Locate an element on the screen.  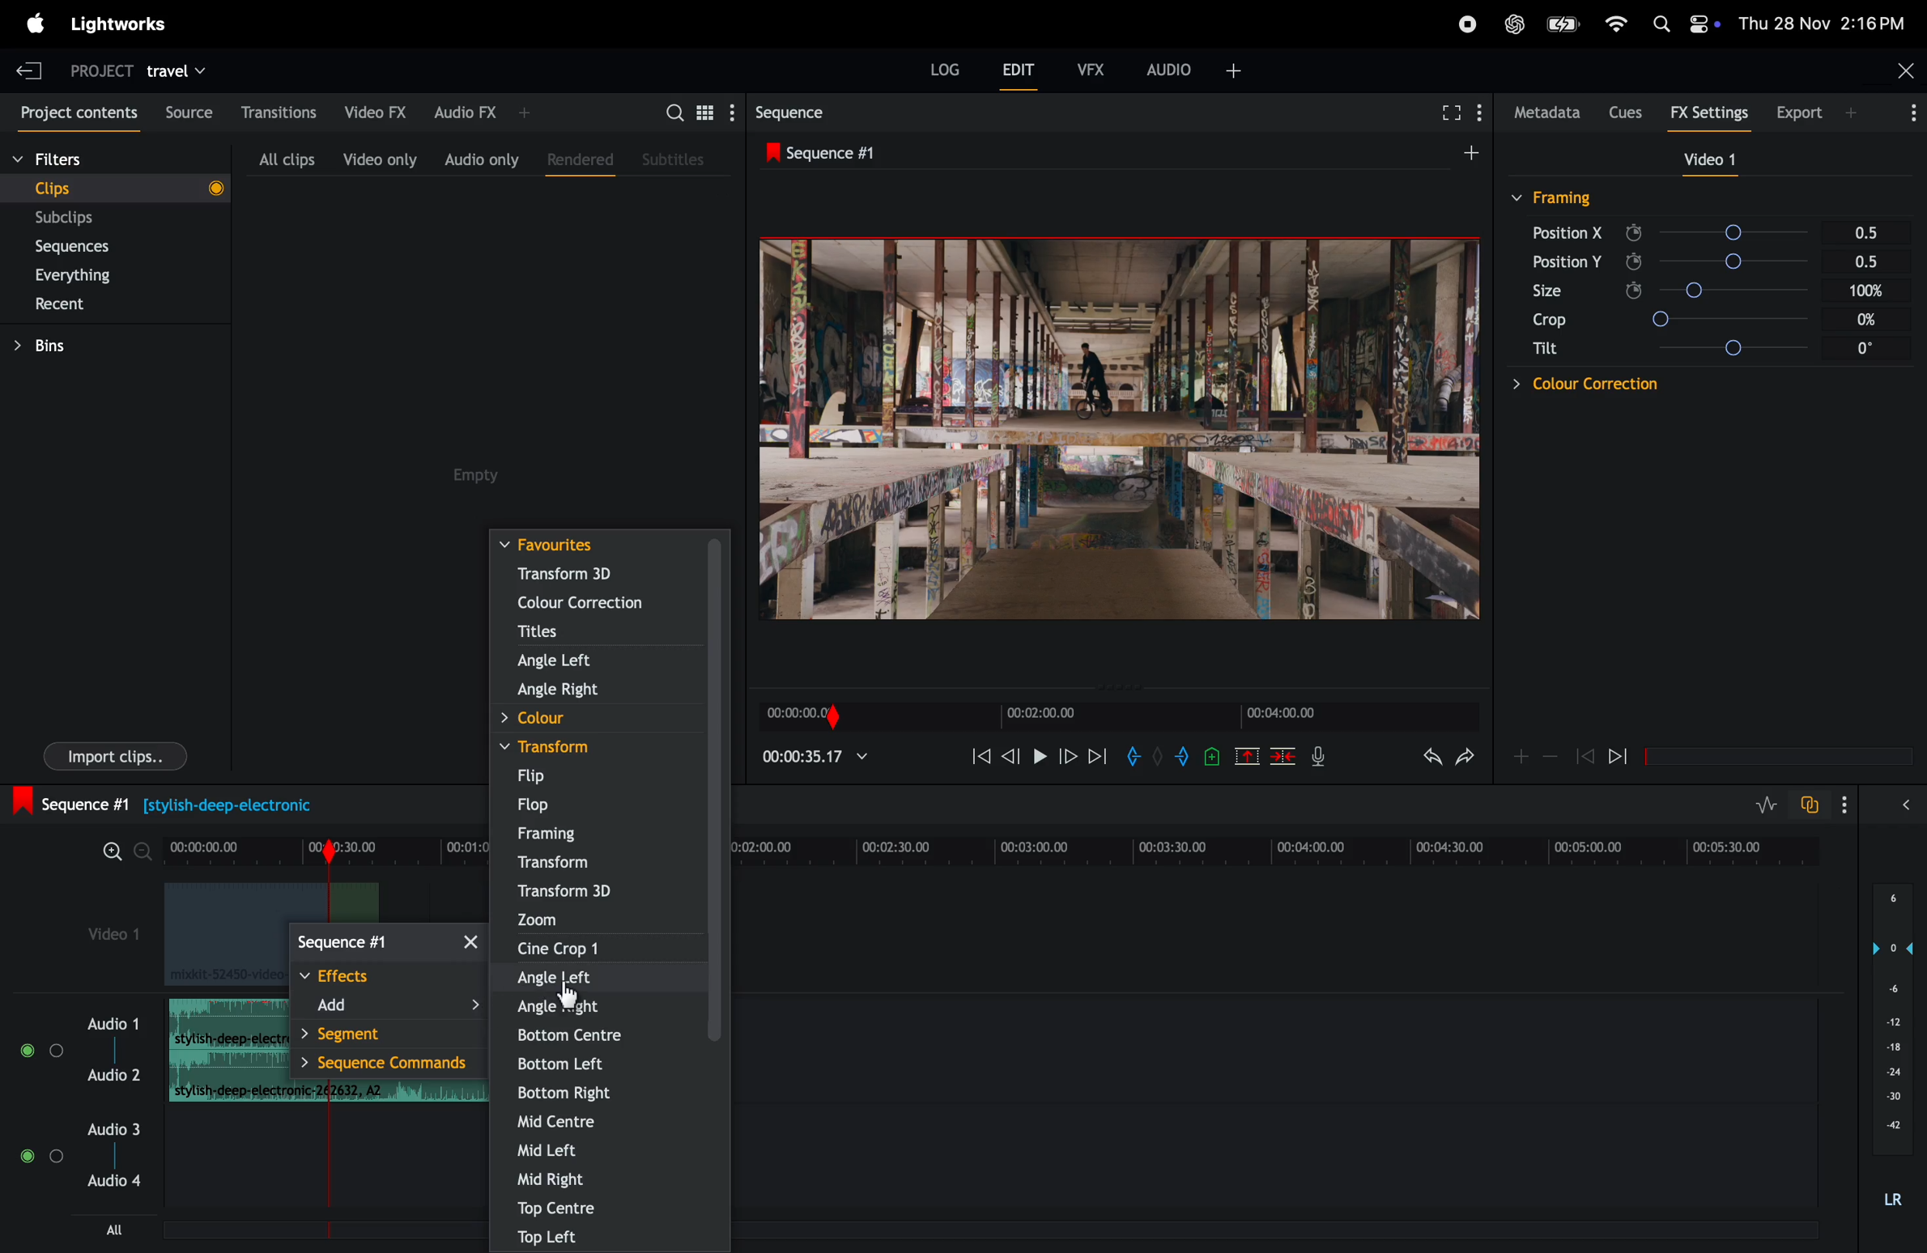
empty is located at coordinates (480, 475).